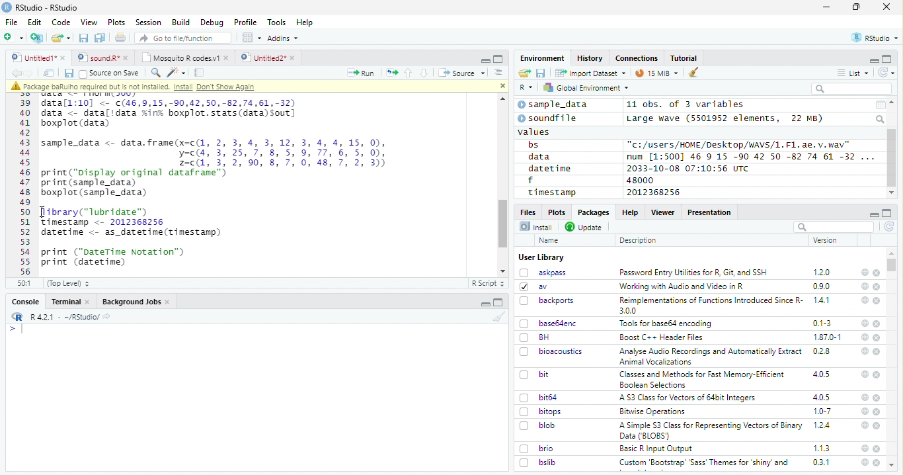 This screenshot has width=903, height=475. I want to click on Packages, so click(592, 212).